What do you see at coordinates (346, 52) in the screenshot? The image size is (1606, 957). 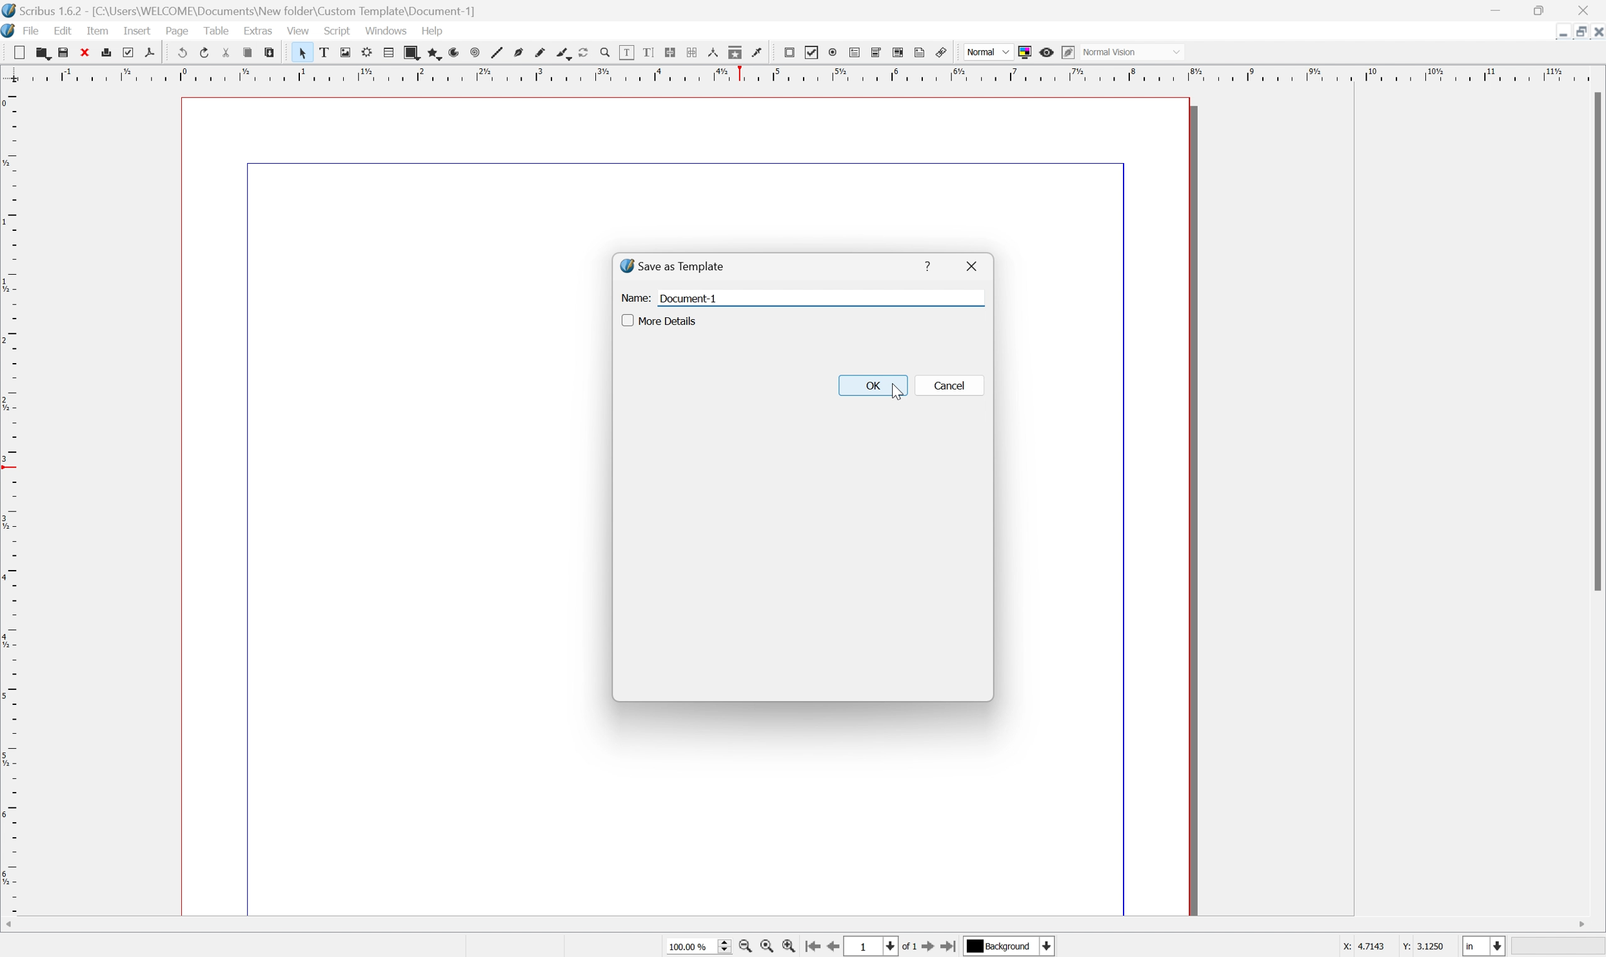 I see `image frame` at bounding box center [346, 52].